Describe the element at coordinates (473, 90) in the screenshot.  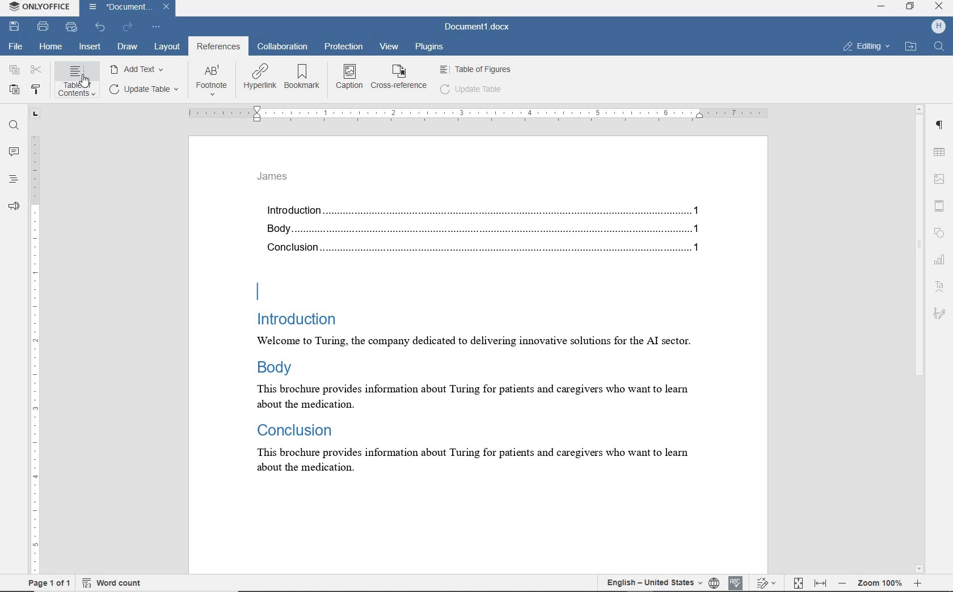
I see `update table` at that location.